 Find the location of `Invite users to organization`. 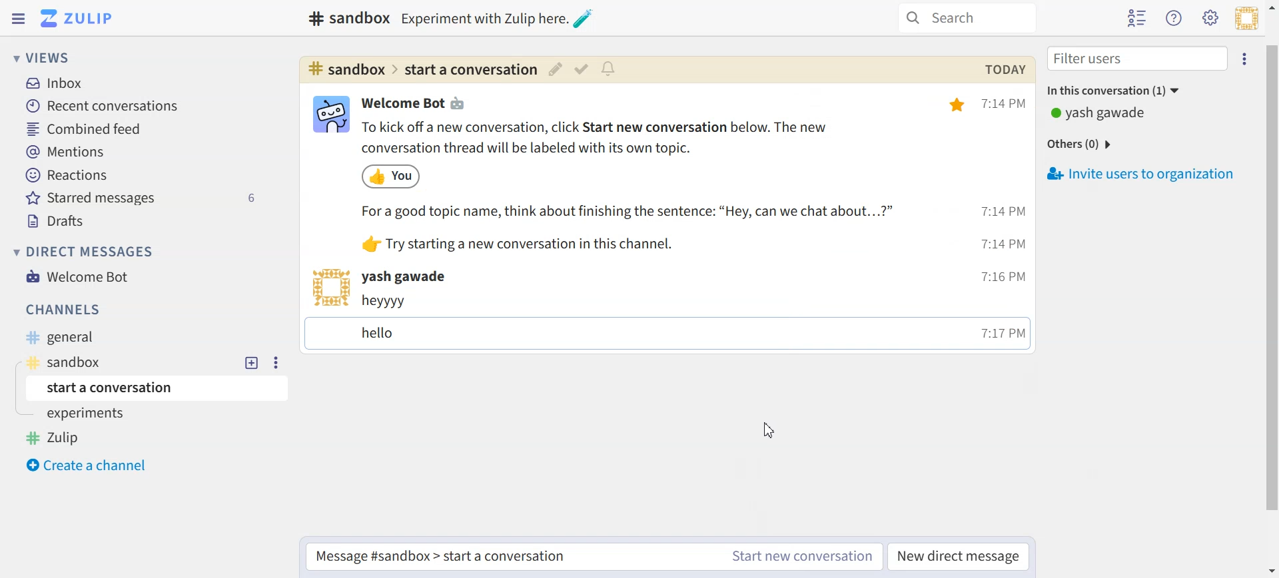

Invite users to organization is located at coordinates (1144, 174).